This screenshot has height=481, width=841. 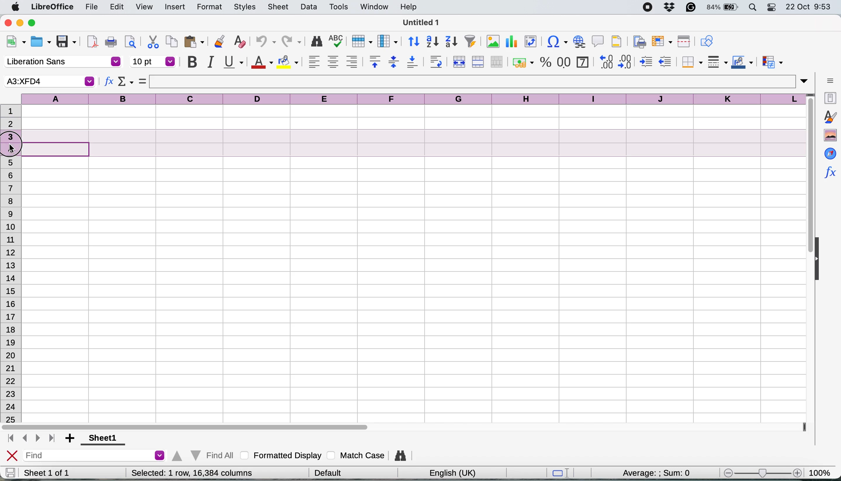 What do you see at coordinates (413, 62) in the screenshot?
I see `align bottom` at bounding box center [413, 62].